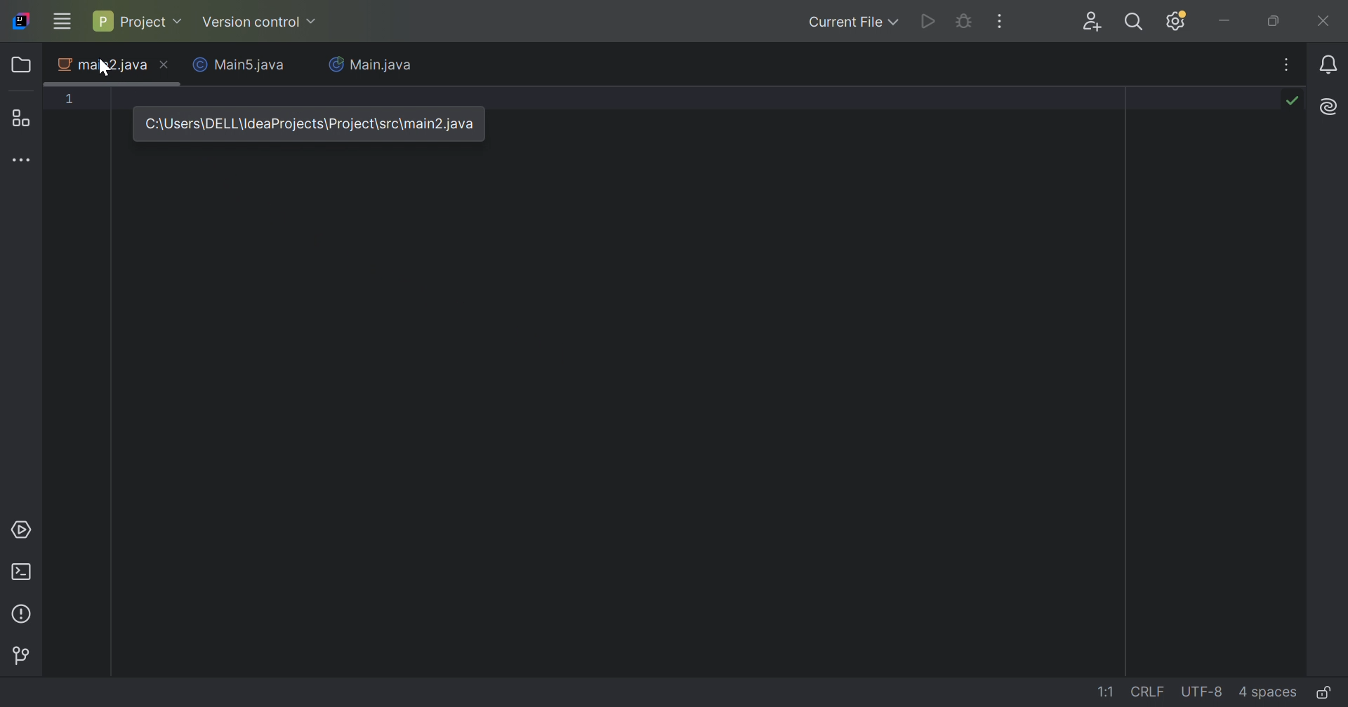 The width and height of the screenshot is (1348, 707). I want to click on Updates available. IDE and Project Settings., so click(1177, 21).